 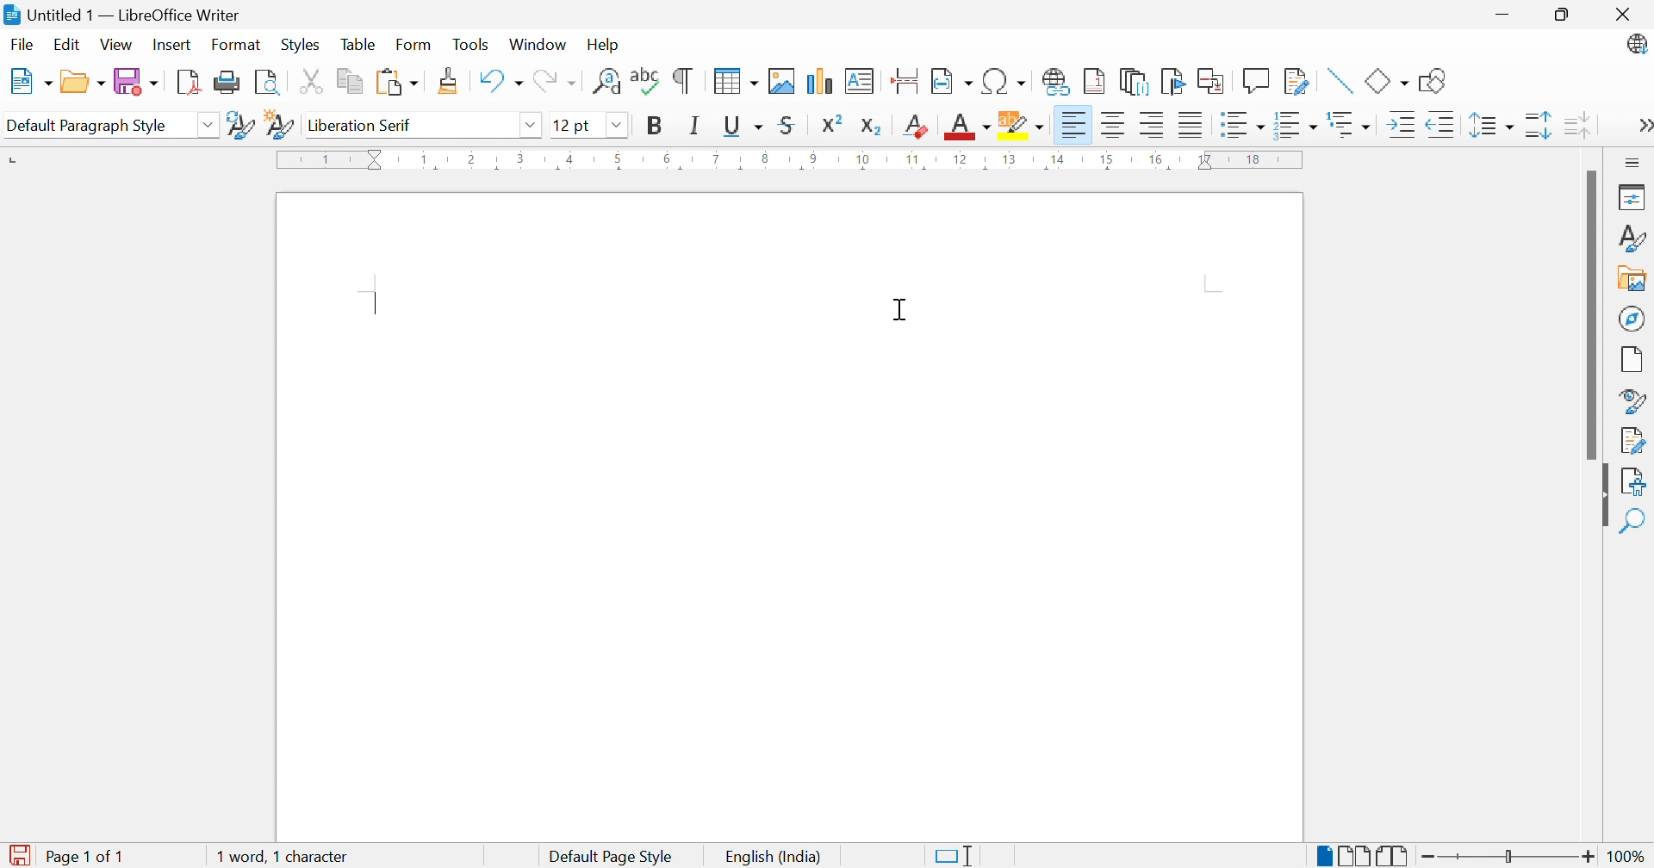 I want to click on New, so click(x=28, y=81).